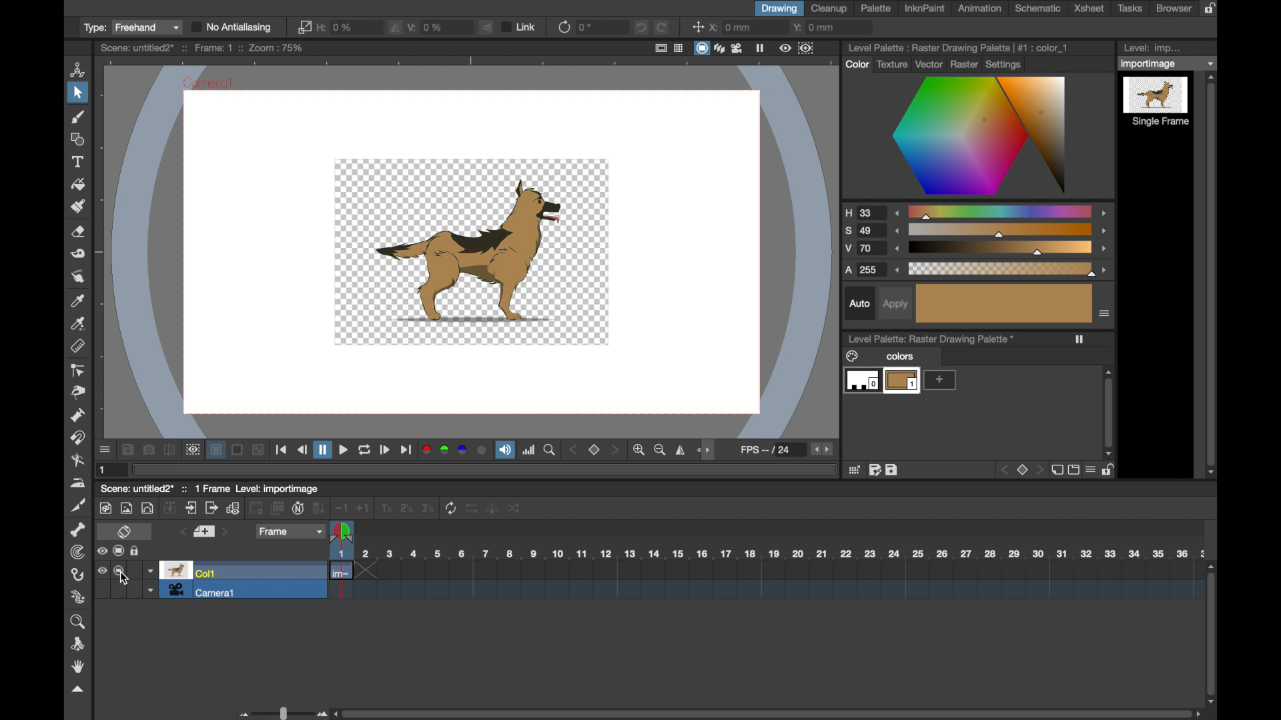 The width and height of the screenshot is (1281, 720). Describe the element at coordinates (487, 27) in the screenshot. I see `flip vertically` at that location.